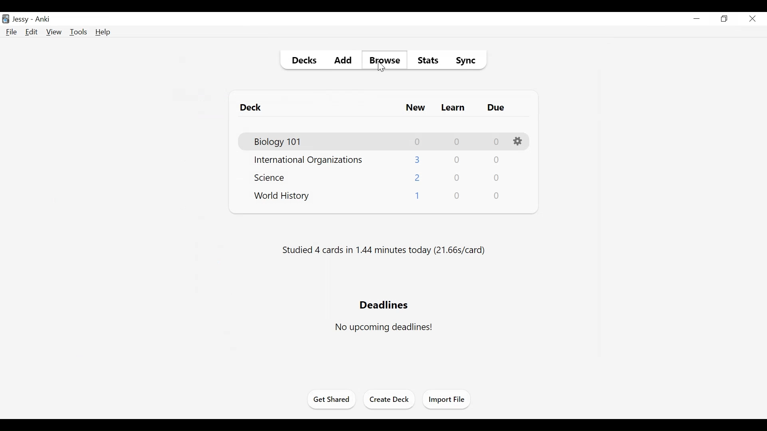  Describe the element at coordinates (419, 141) in the screenshot. I see `New Cards Count` at that location.